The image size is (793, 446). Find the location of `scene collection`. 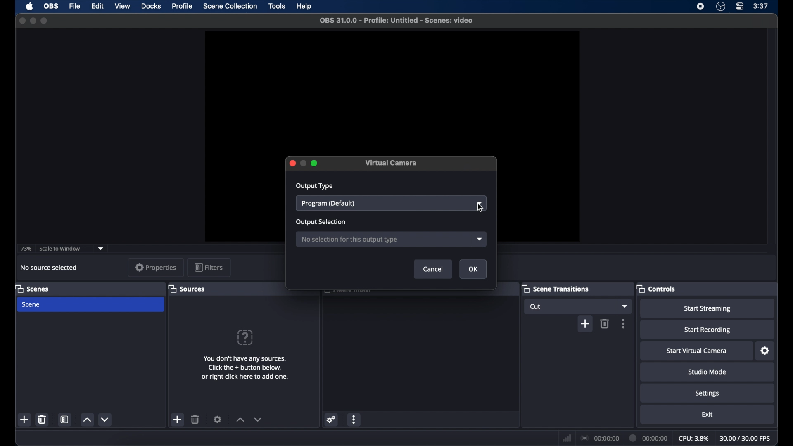

scene collection is located at coordinates (230, 6).